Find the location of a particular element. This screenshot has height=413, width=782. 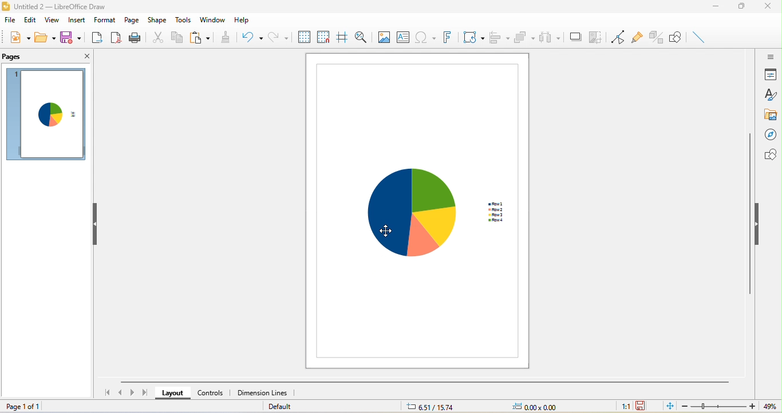

zoom is located at coordinates (730, 406).